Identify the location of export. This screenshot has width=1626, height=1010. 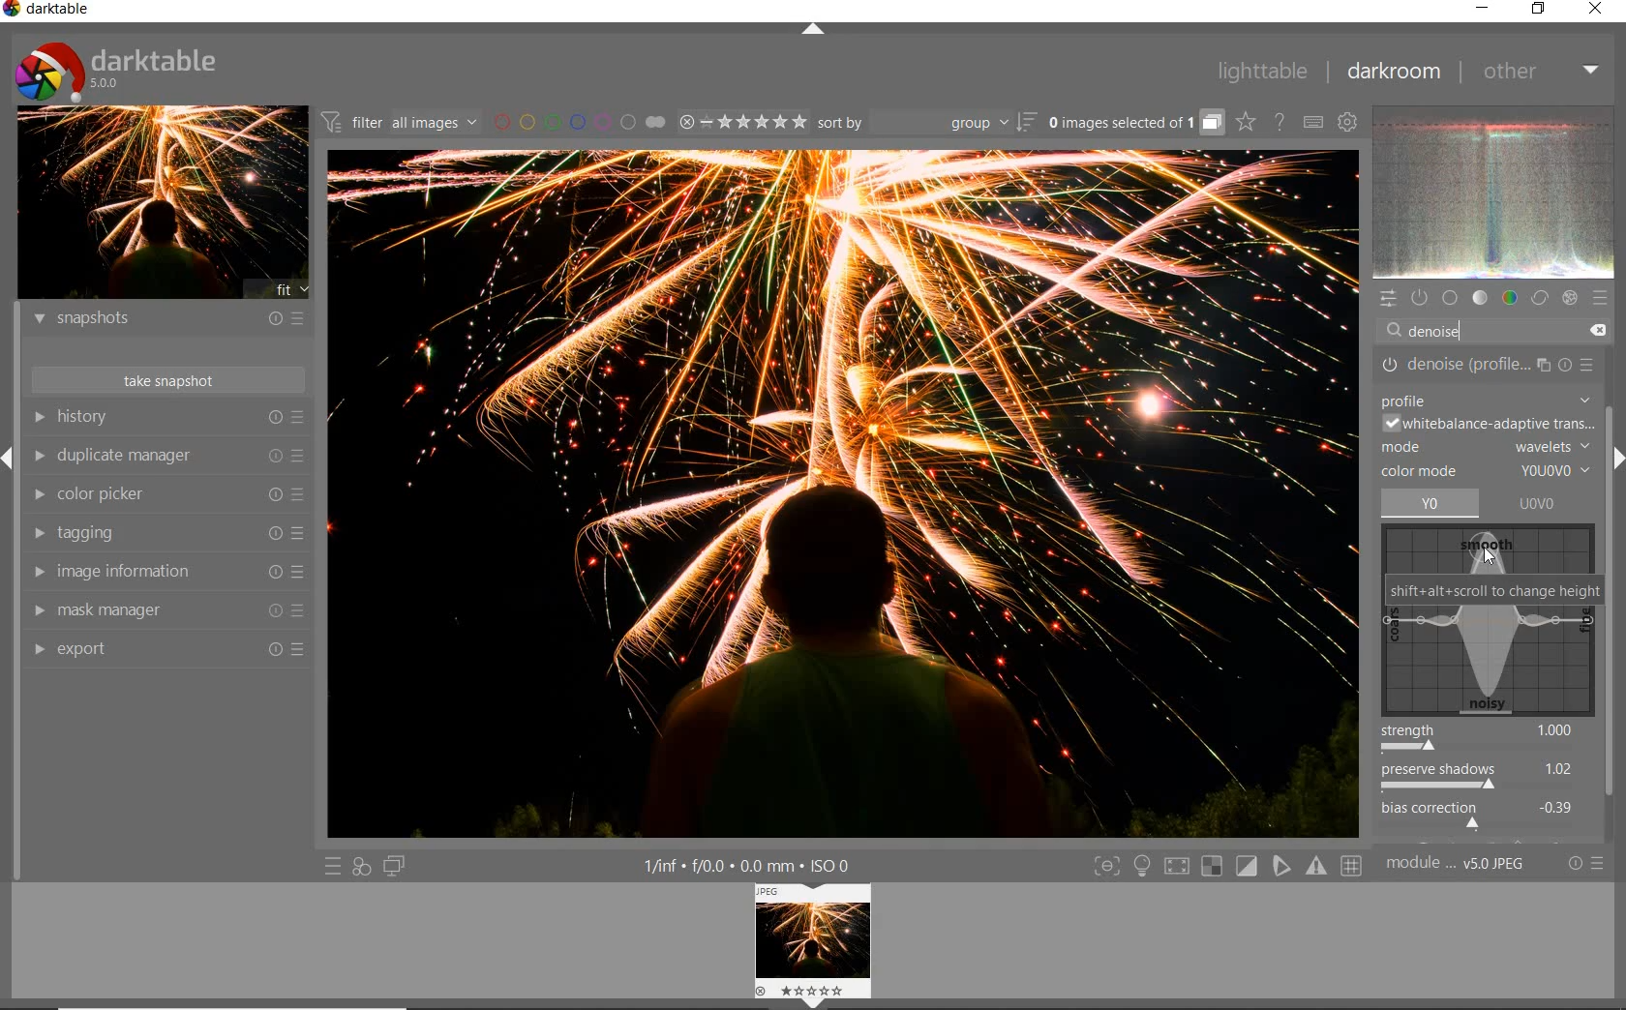
(166, 647).